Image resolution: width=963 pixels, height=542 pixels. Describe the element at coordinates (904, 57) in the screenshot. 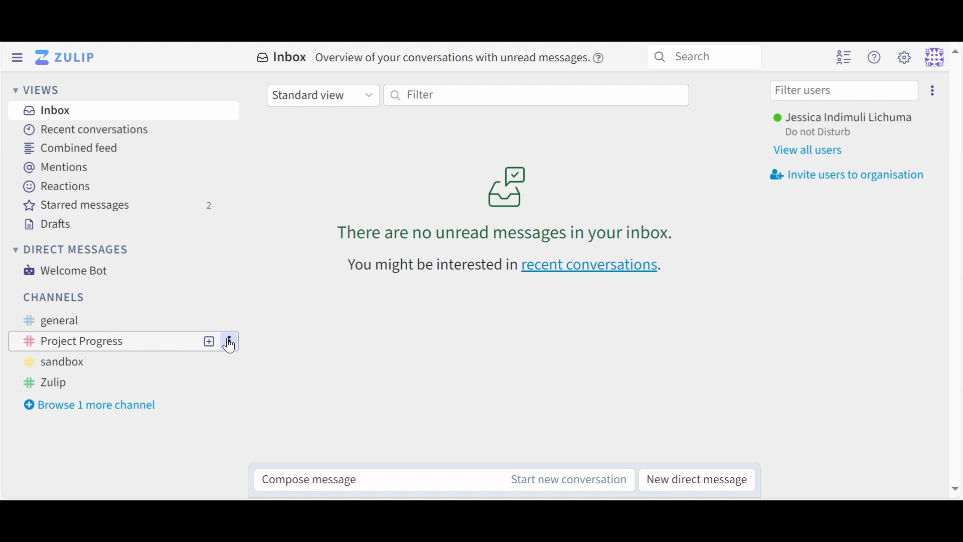

I see `Main menu` at that location.